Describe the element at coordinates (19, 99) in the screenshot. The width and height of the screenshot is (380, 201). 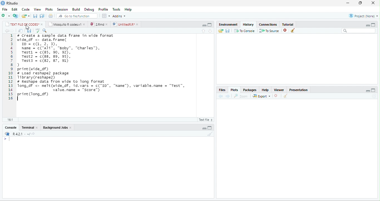
I see `typing cursor` at that location.